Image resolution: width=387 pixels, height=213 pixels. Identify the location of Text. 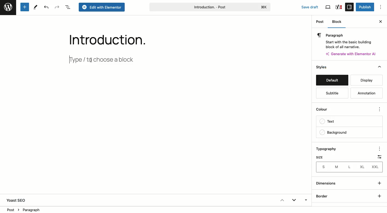
(329, 122).